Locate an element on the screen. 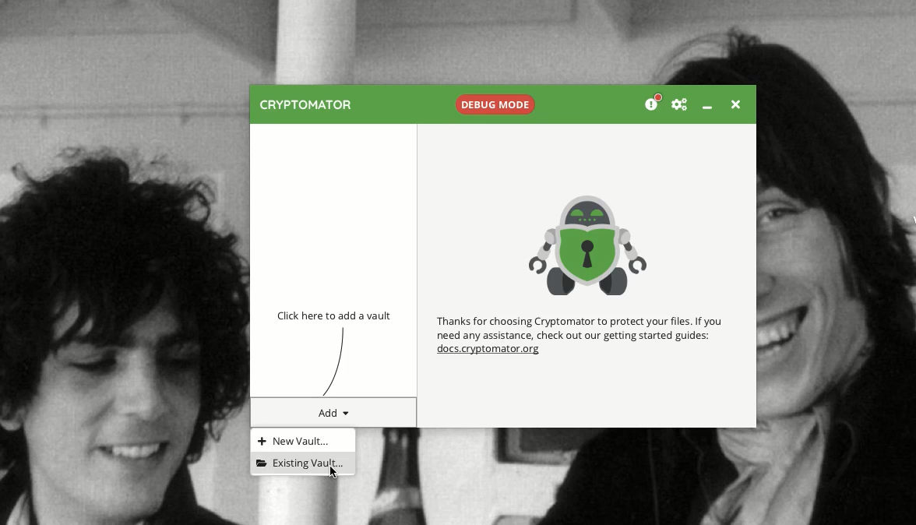  Click here to add a vault is located at coordinates (338, 316).